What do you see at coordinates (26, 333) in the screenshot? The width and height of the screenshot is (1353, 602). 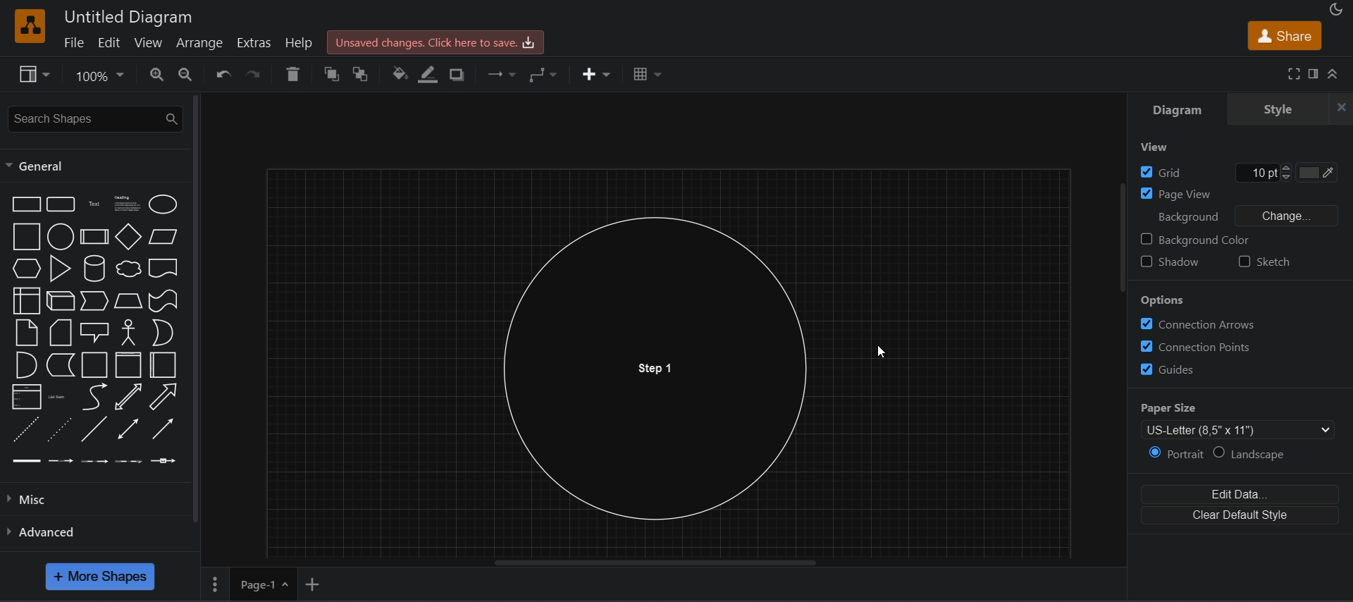 I see `note` at bounding box center [26, 333].